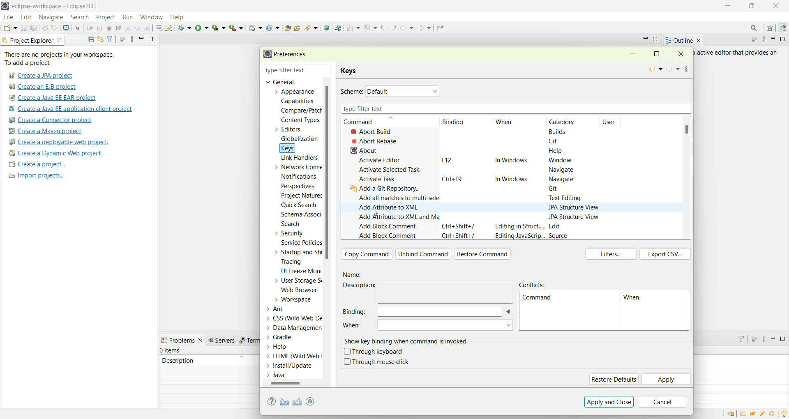  What do you see at coordinates (300, 110) in the screenshot?
I see `compare` at bounding box center [300, 110].